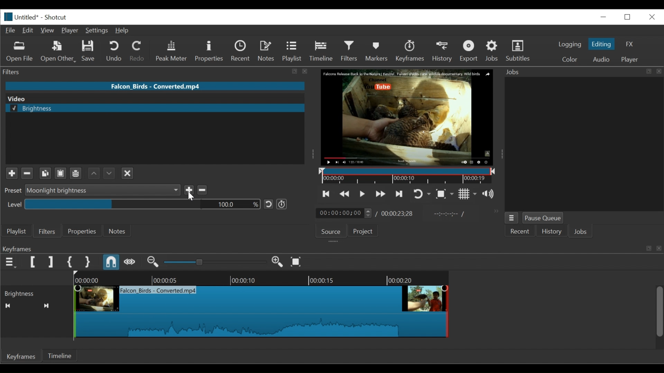  I want to click on Preset, so click(11, 192).